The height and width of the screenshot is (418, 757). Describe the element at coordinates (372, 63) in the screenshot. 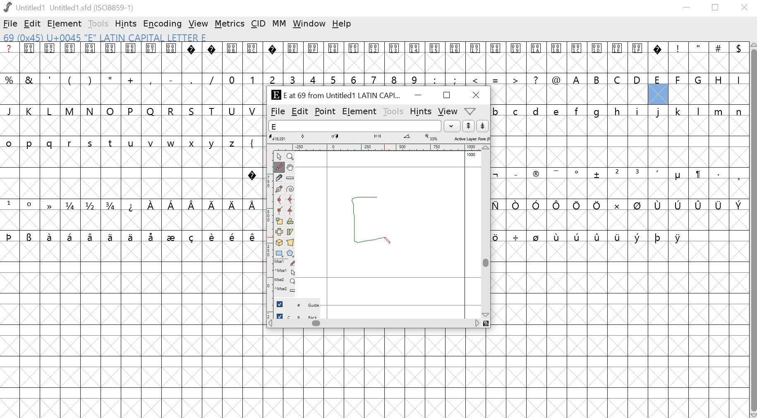

I see `empty cells` at that location.